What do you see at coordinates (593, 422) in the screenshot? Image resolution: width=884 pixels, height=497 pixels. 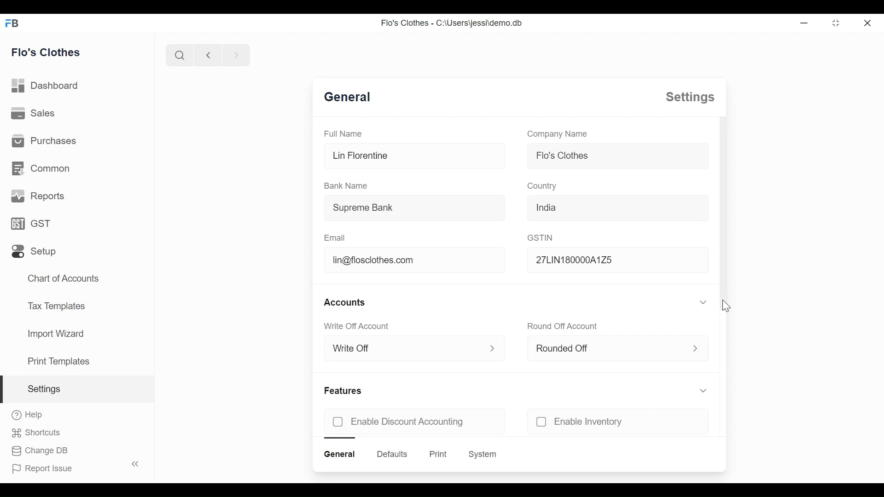 I see `unchecked Enable Inventory` at bounding box center [593, 422].